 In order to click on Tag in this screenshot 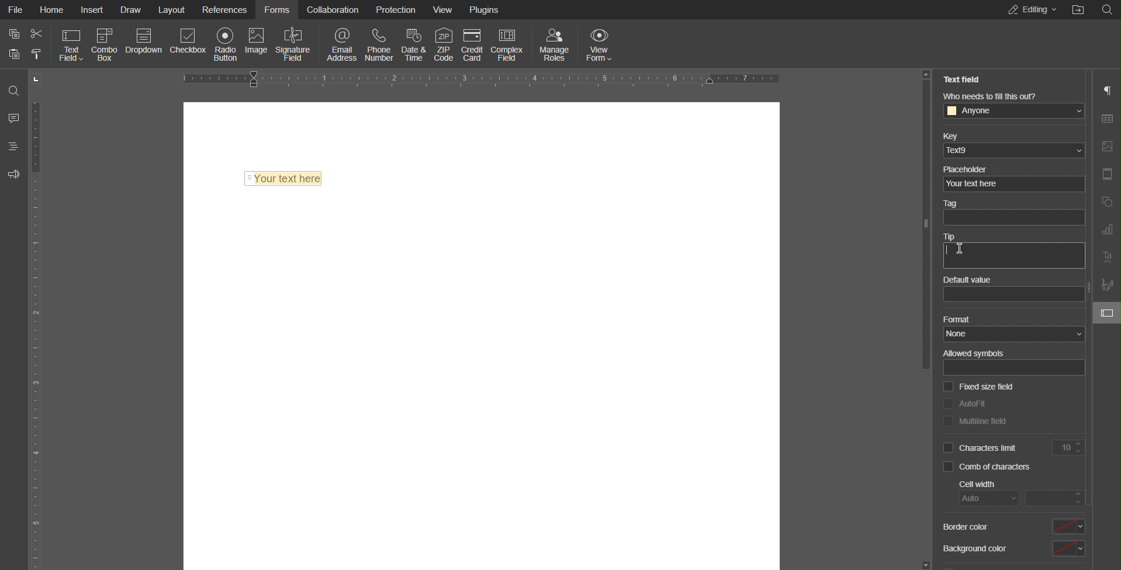, I will do `click(960, 204)`.